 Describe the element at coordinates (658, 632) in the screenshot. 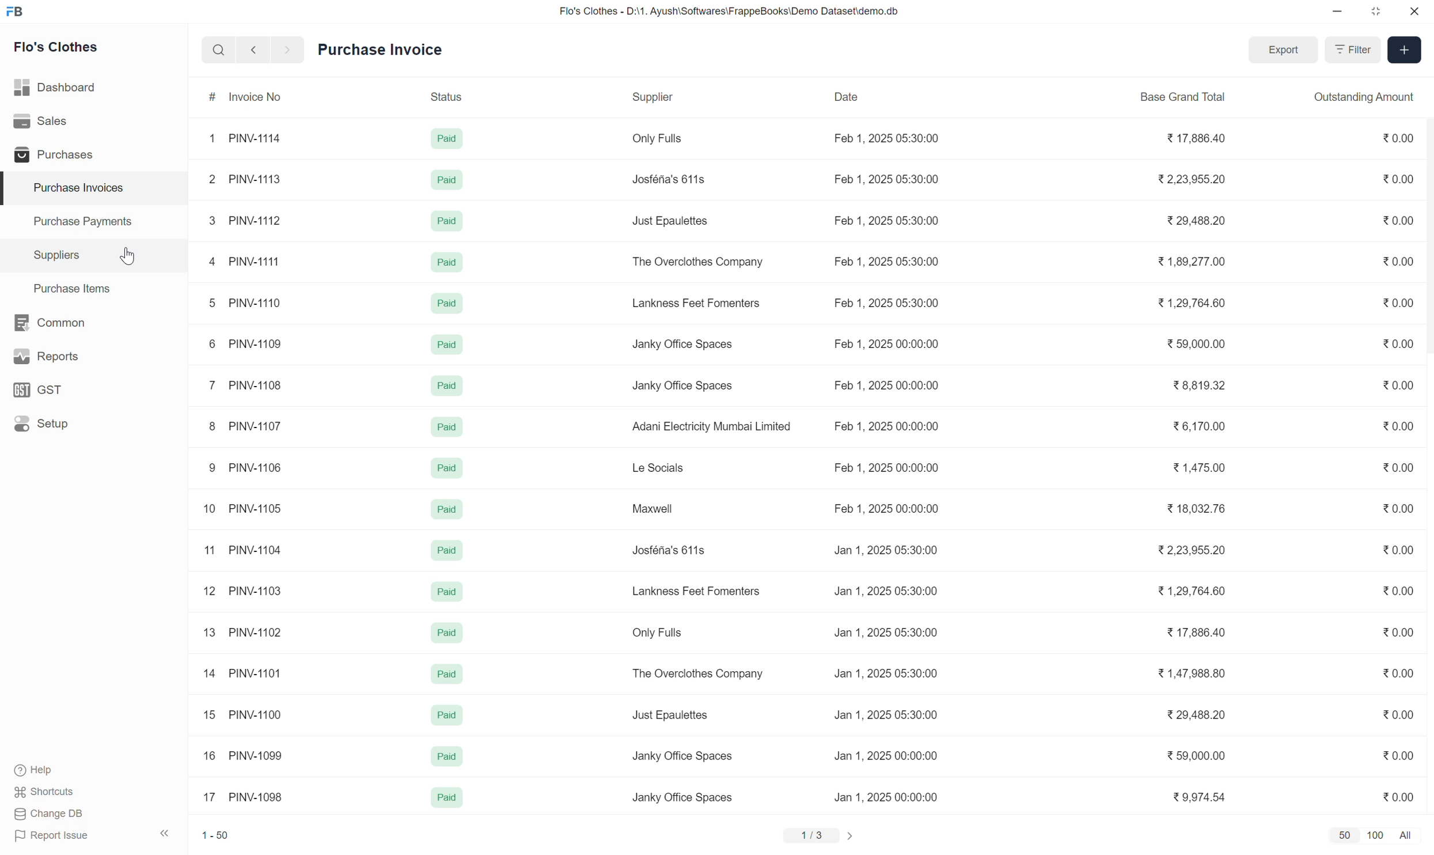

I see `Only Fulls` at that location.